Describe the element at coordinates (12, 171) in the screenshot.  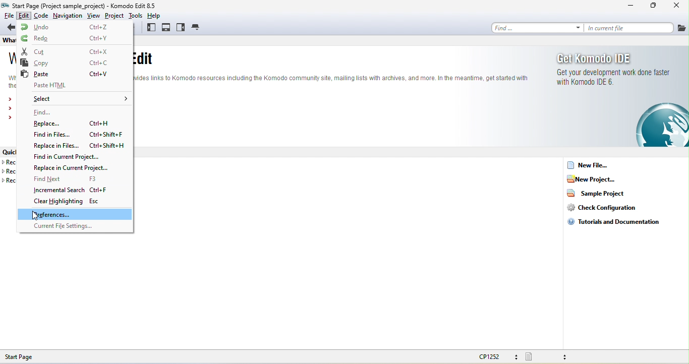
I see `recent files` at that location.